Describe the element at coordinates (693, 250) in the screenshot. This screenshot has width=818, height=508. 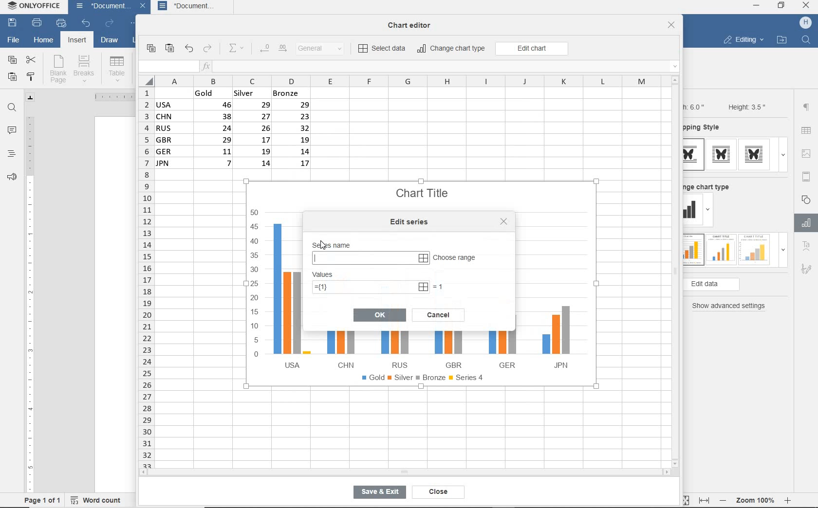
I see `type 1 ` at that location.